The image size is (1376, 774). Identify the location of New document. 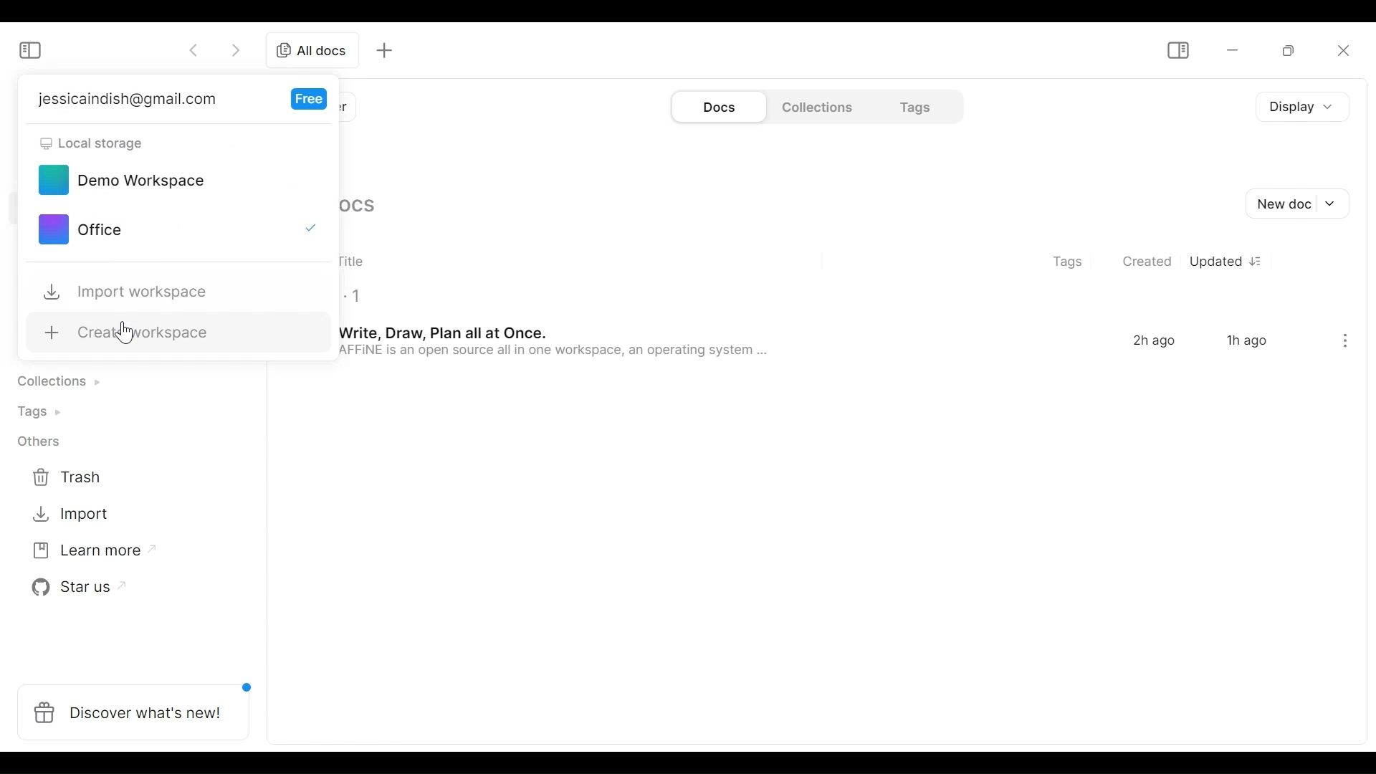
(1296, 203).